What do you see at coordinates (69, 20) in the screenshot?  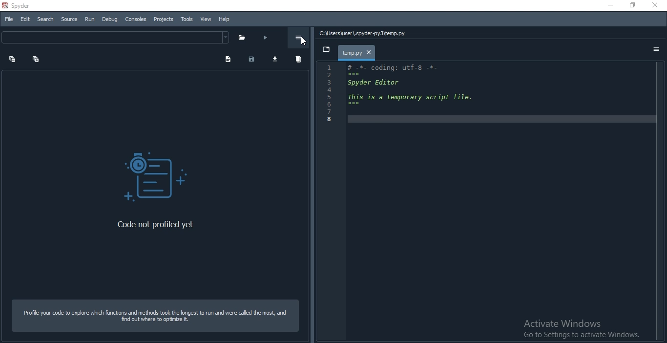 I see `Source` at bounding box center [69, 20].